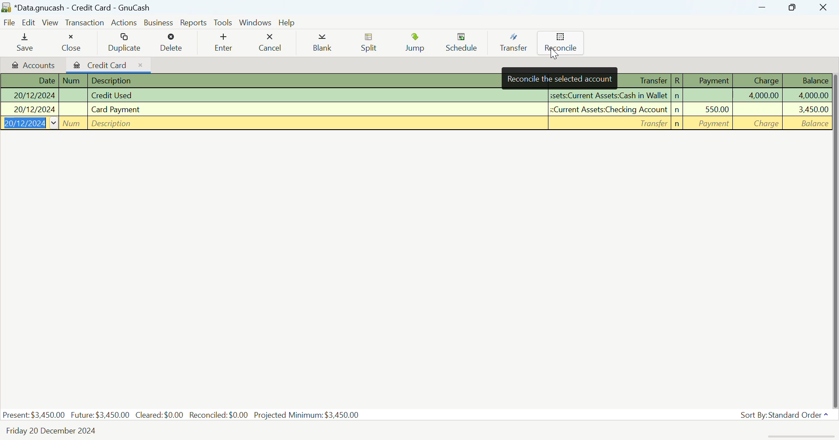 The image size is (839, 440). What do you see at coordinates (414, 95) in the screenshot?
I see `Credit Used Transaction` at bounding box center [414, 95].